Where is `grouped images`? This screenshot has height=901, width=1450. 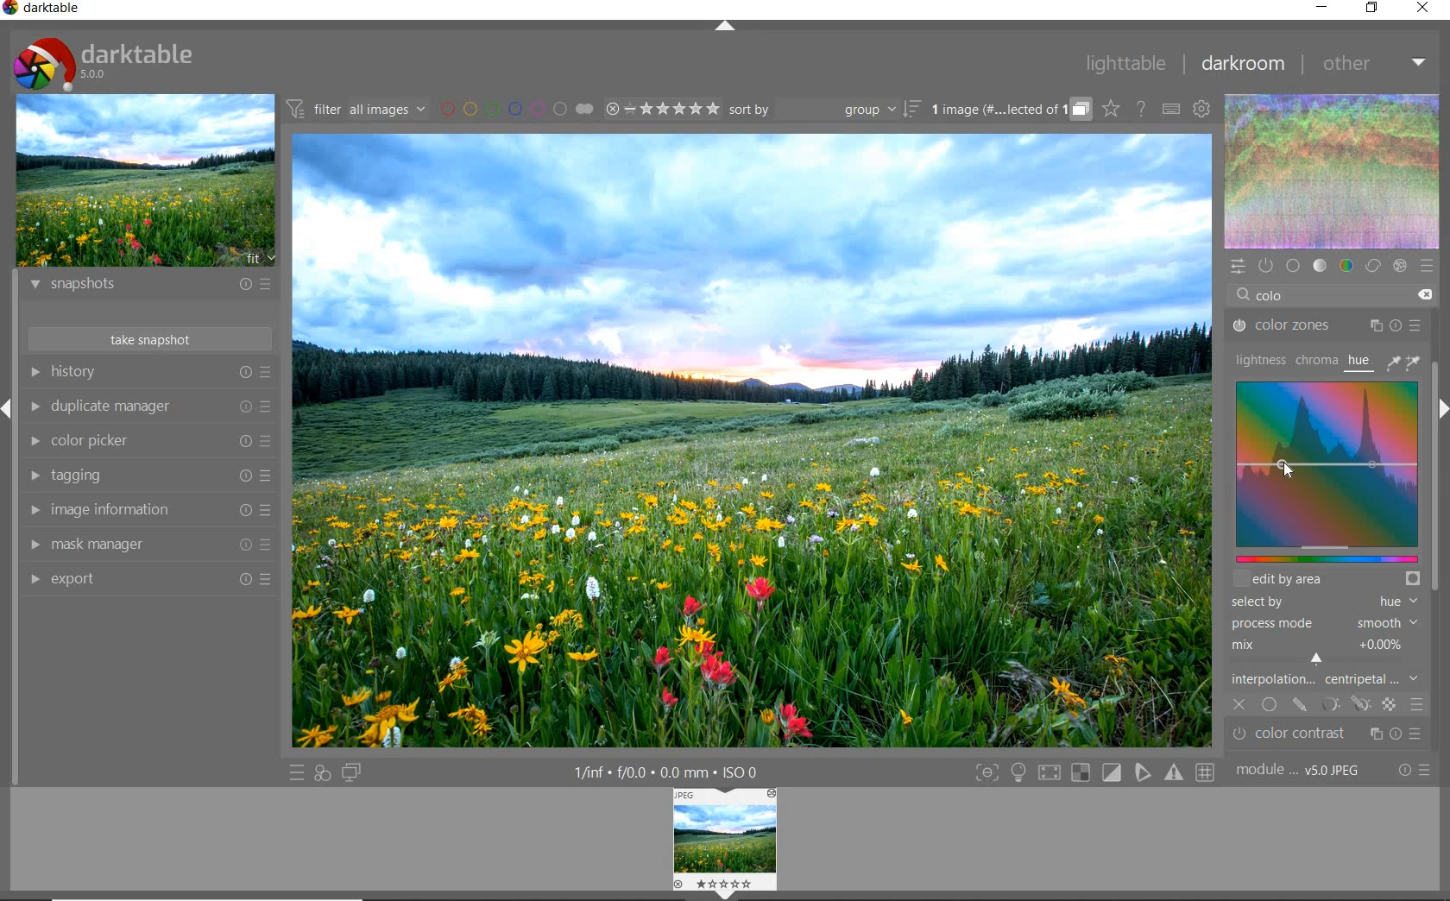
grouped images is located at coordinates (1009, 110).